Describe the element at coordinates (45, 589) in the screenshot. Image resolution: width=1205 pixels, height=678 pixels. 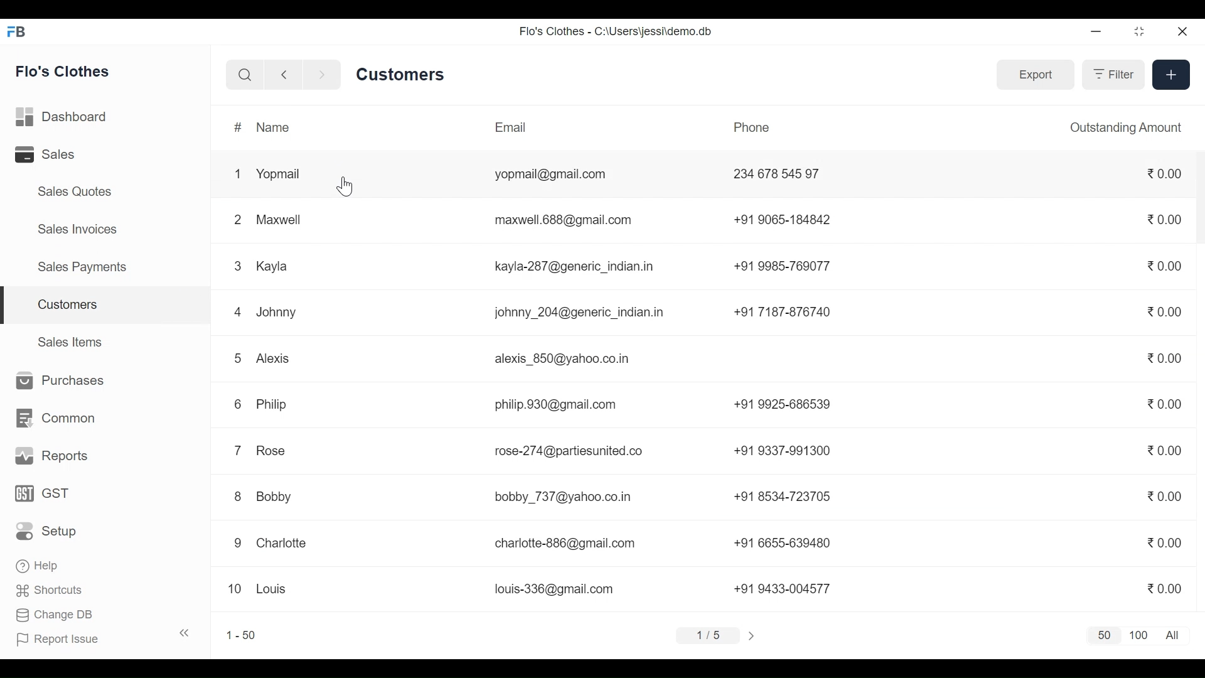
I see `Shortcuts` at that location.